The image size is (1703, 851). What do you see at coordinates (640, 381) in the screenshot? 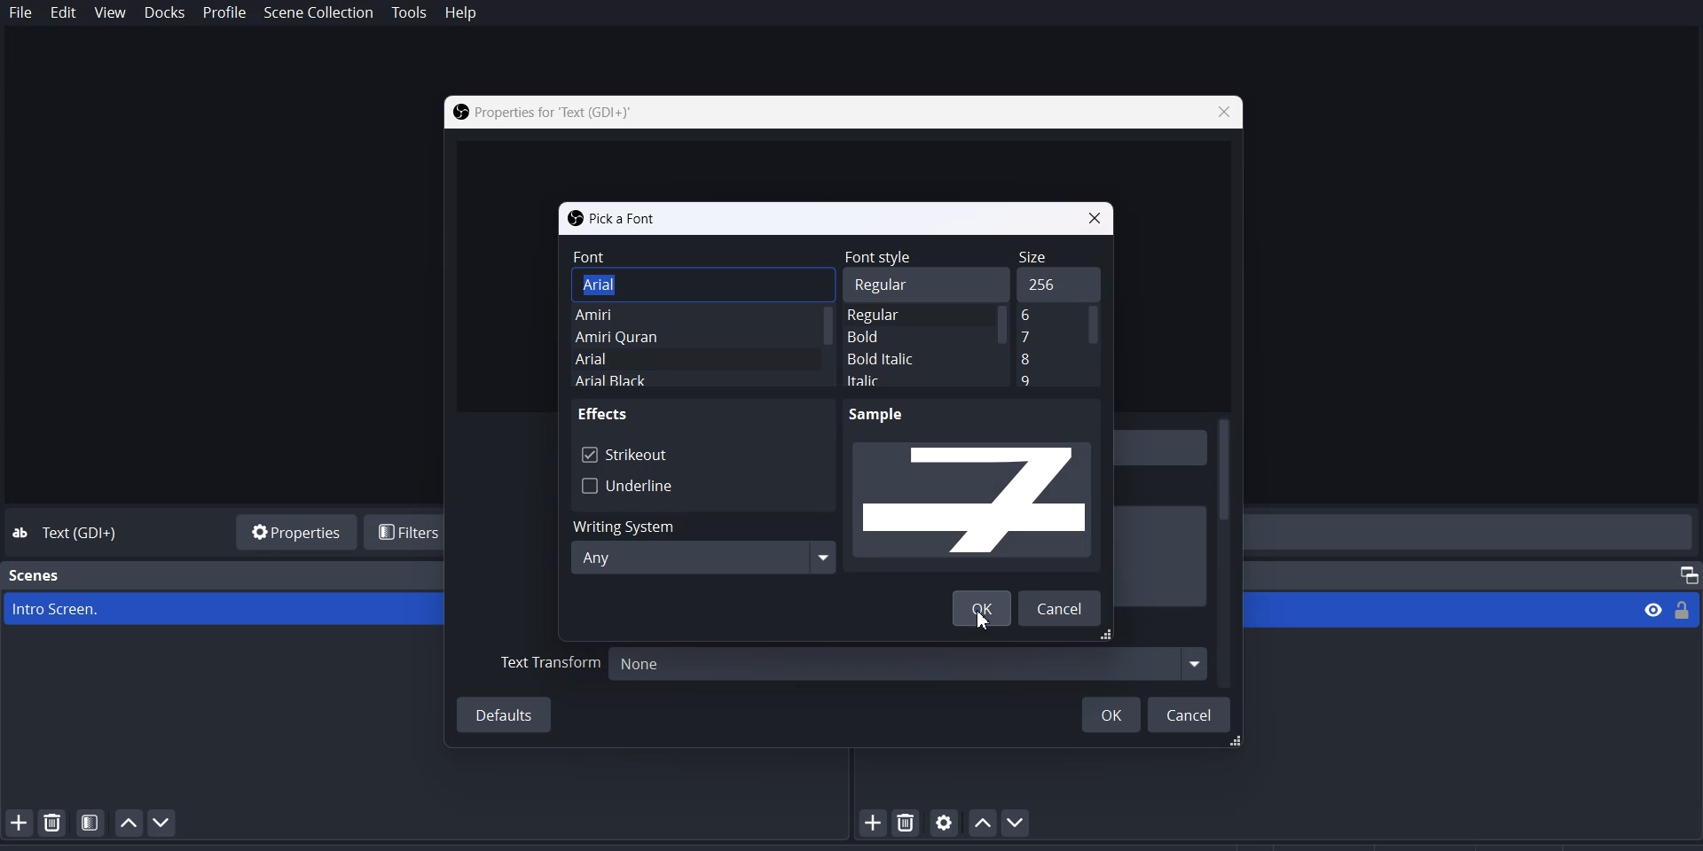
I see `Arial Black` at bounding box center [640, 381].